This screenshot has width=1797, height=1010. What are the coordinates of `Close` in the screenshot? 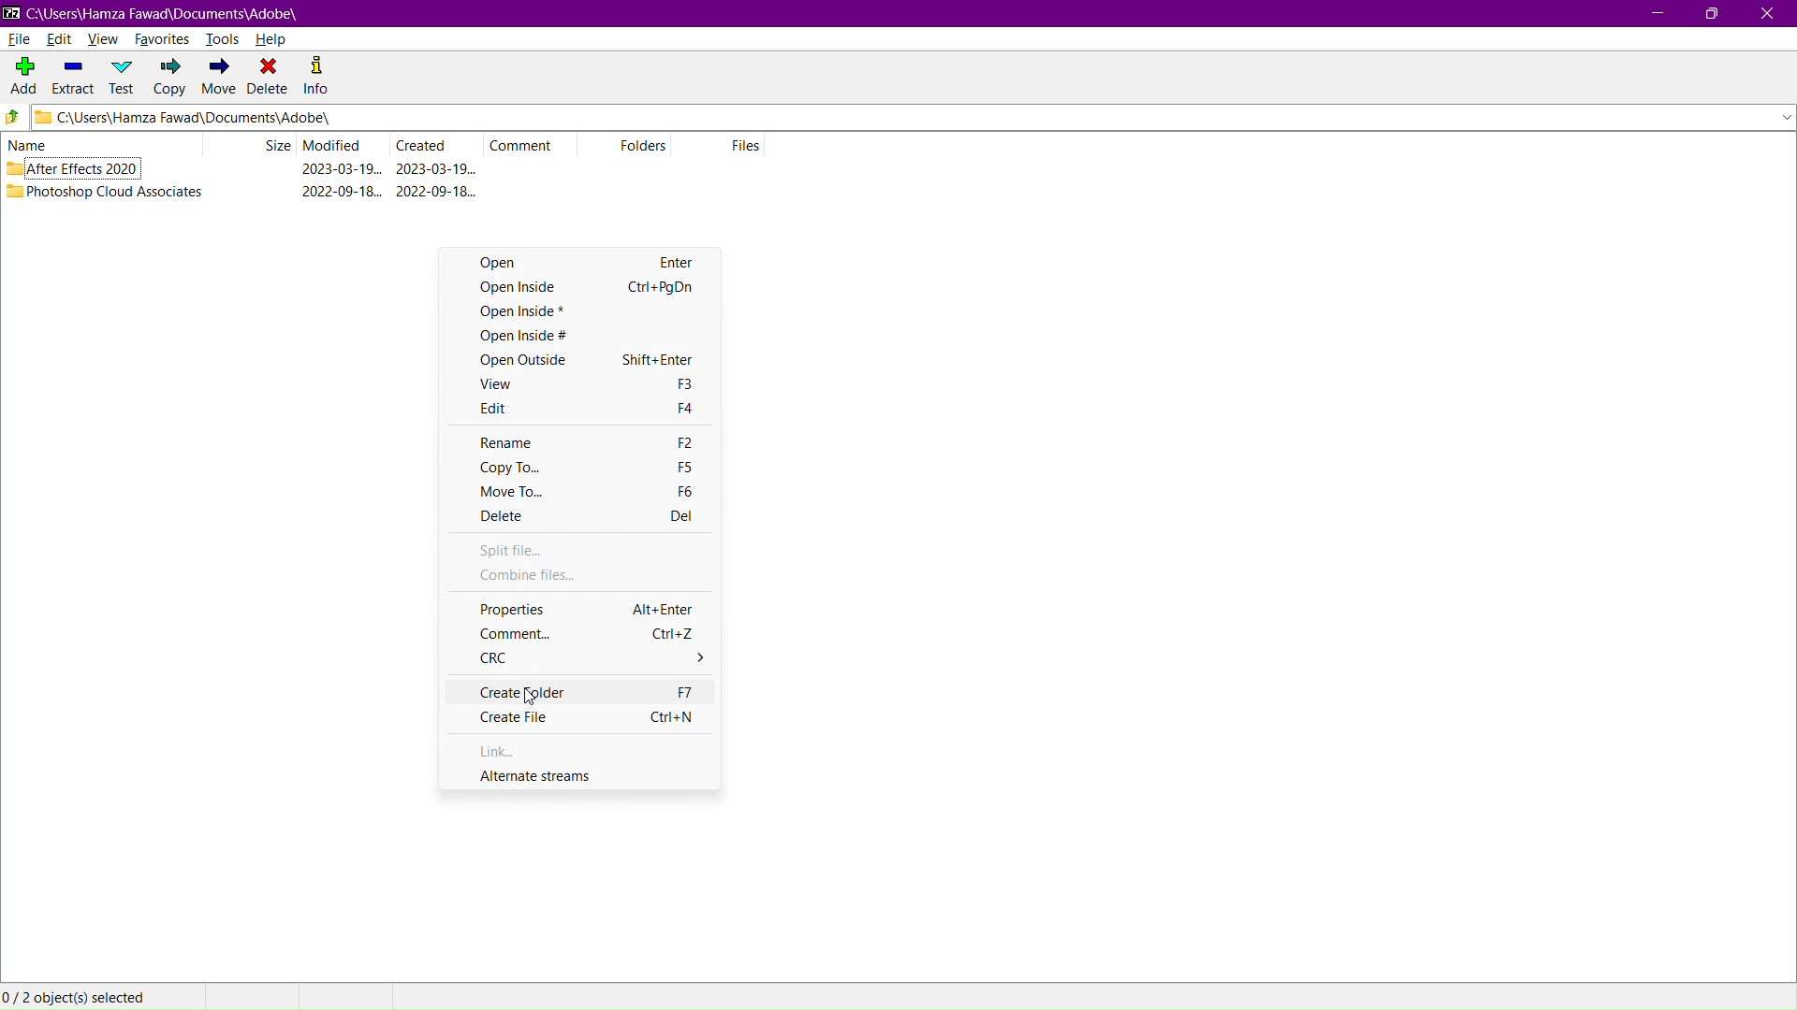 It's located at (1771, 14).